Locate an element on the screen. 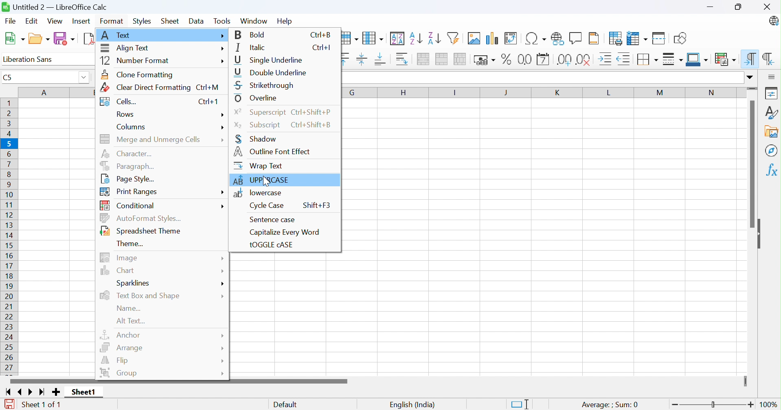 This screenshot has width=781, height=410. Unmerge cells is located at coordinates (461, 59).